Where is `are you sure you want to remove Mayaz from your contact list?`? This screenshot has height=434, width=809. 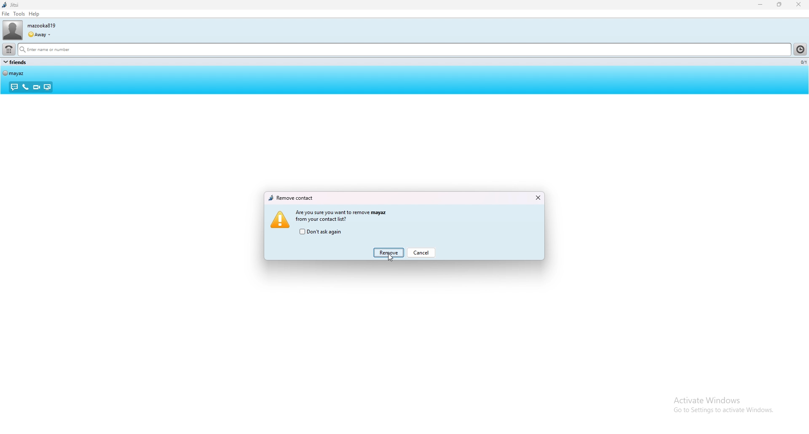
are you sure you want to remove Mayaz from your contact list? is located at coordinates (340, 216).